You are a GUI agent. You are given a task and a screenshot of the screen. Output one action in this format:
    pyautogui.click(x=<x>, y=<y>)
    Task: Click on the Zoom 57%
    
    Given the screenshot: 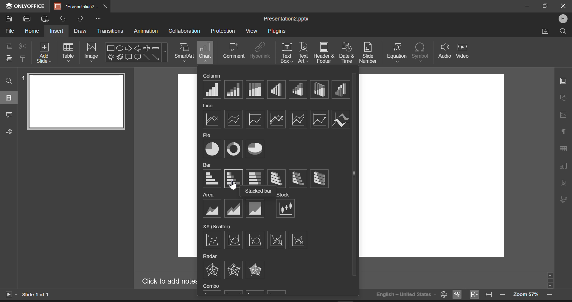 What is the action you would take?
    pyautogui.click(x=526, y=294)
    